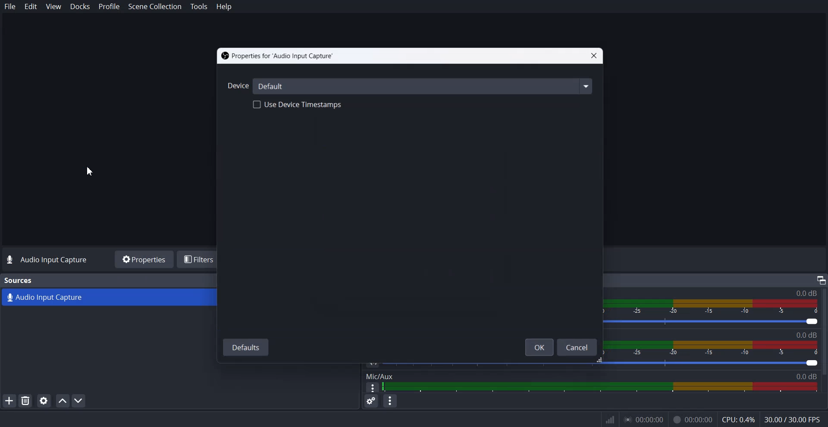  Describe the element at coordinates (712, 348) in the screenshot. I see `Volume Indicator` at that location.